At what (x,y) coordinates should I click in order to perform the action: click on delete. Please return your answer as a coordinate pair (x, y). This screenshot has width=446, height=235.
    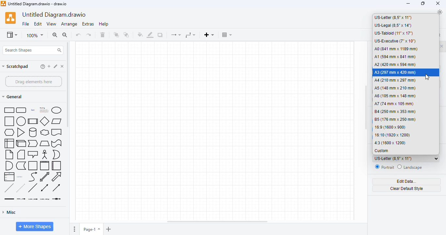
    Looking at the image, I should click on (62, 66).